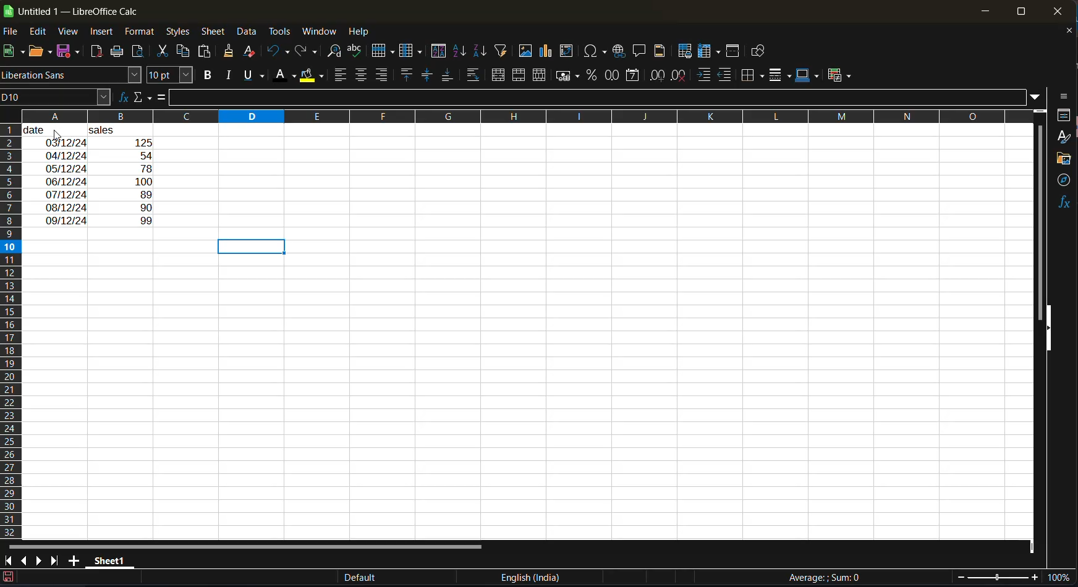 The height and width of the screenshot is (587, 1078). Describe the element at coordinates (72, 9) in the screenshot. I see `app name and file name` at that location.